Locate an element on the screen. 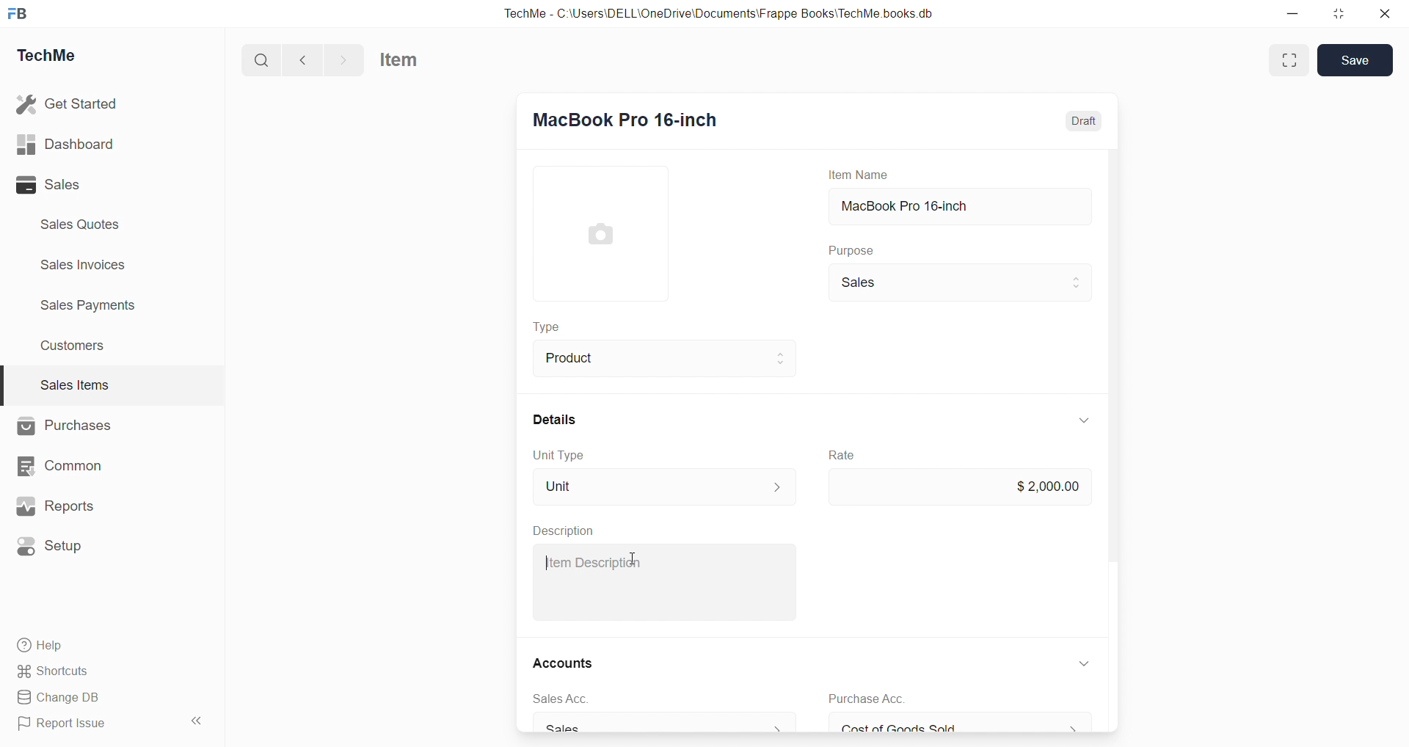 The image size is (1409, 747). FB is located at coordinates (21, 13).